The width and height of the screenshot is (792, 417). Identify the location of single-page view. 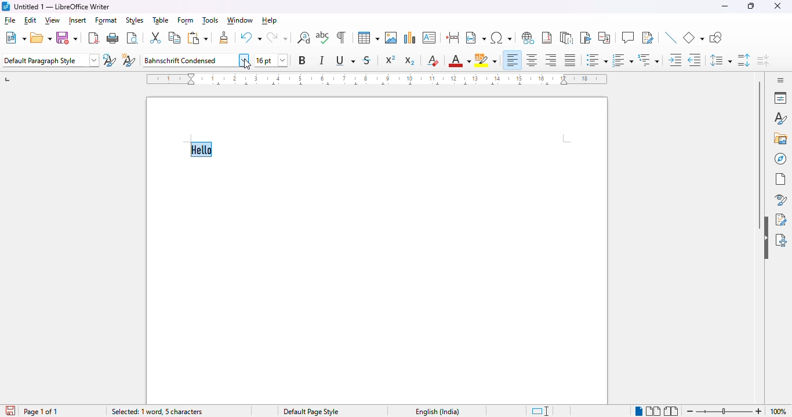
(638, 411).